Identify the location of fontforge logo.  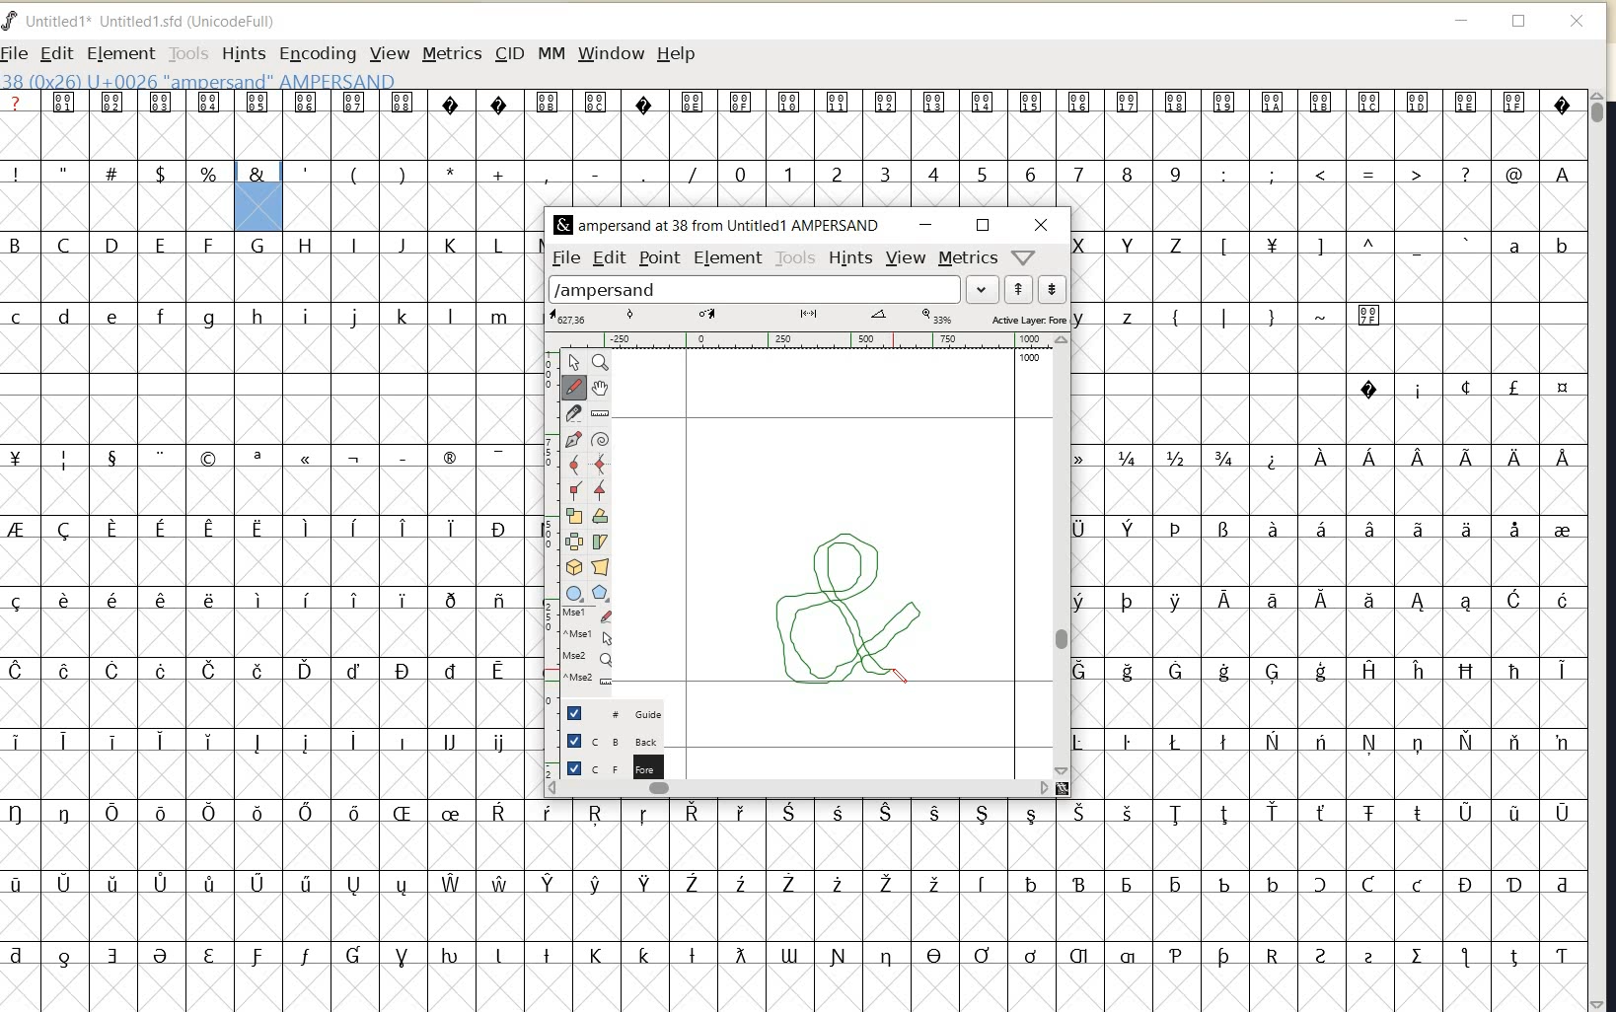
(10, 24).